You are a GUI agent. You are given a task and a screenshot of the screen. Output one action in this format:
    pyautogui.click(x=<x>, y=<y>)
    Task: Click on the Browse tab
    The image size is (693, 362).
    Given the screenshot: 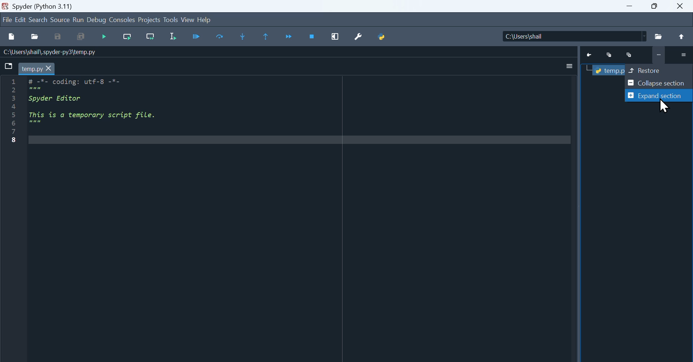 What is the action you would take?
    pyautogui.click(x=9, y=65)
    